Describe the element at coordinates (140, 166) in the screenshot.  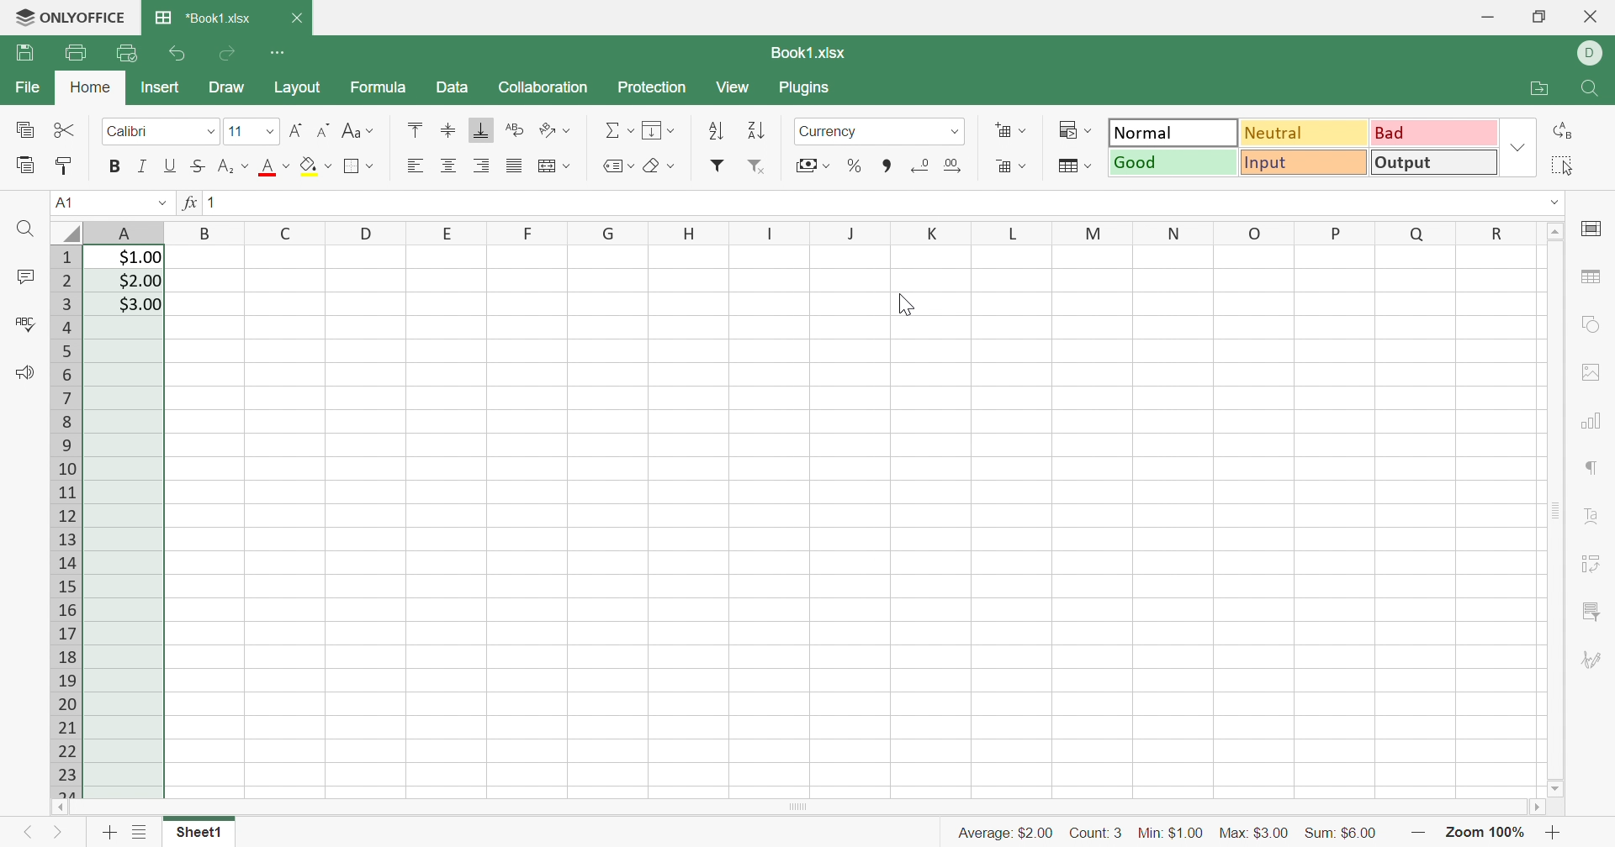
I see `Italic` at that location.